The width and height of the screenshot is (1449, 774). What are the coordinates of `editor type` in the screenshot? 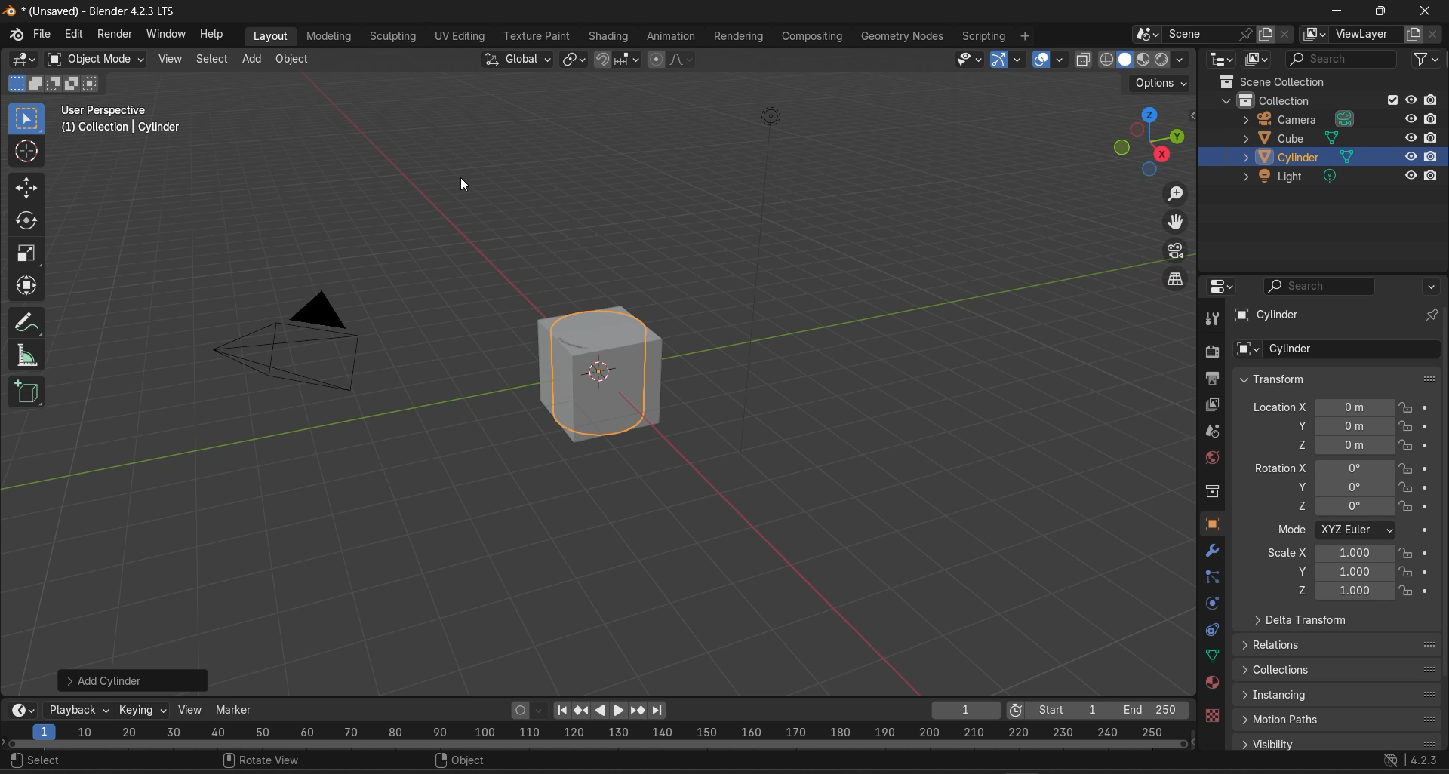 It's located at (18, 59).